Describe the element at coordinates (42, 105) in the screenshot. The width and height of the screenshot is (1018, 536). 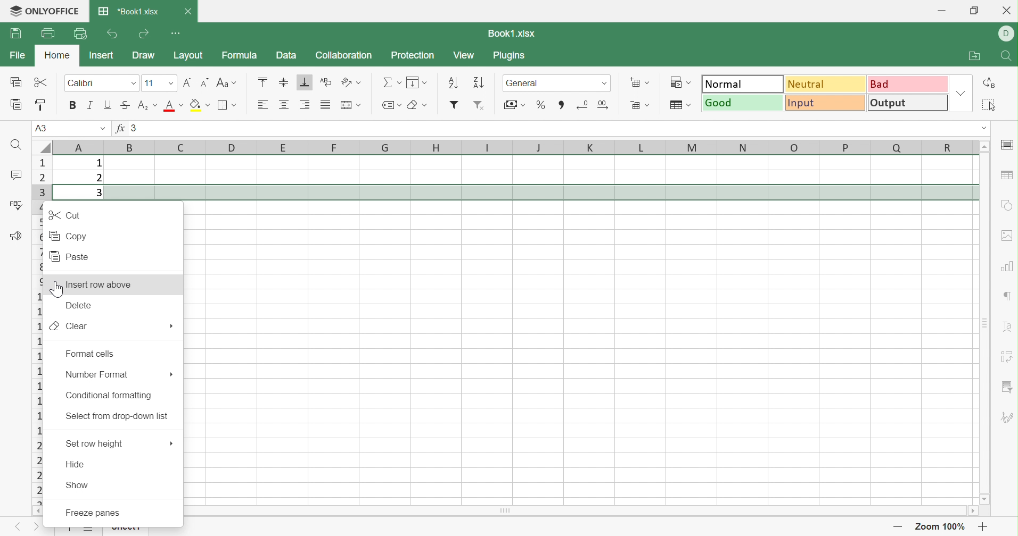
I see `Copy Style` at that location.